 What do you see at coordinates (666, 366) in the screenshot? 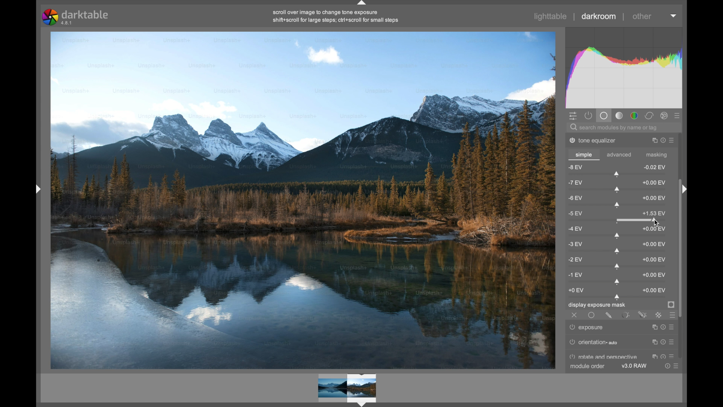
I see `reset parameters` at bounding box center [666, 366].